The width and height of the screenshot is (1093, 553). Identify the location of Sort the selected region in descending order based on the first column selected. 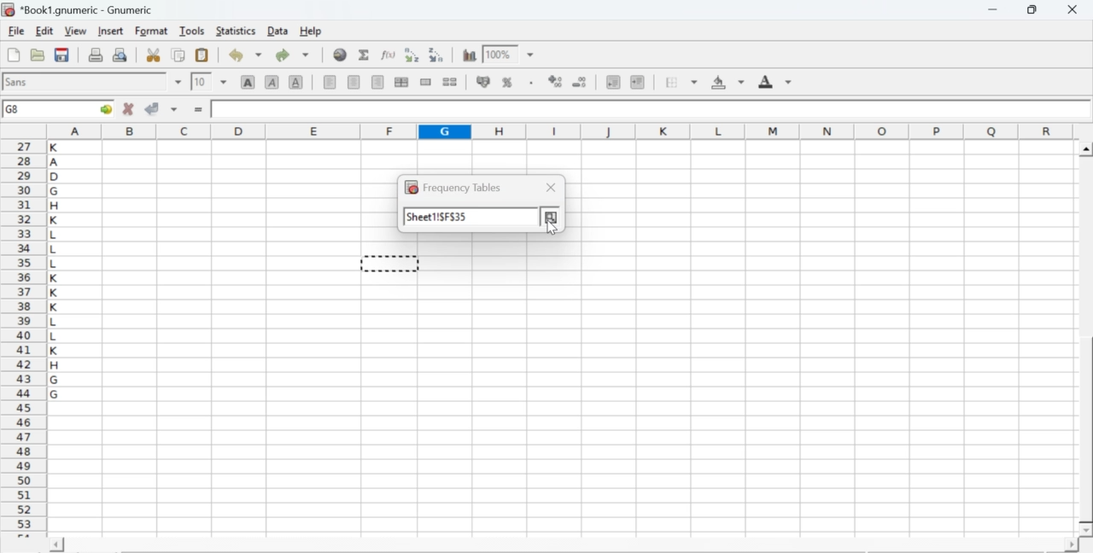
(437, 53).